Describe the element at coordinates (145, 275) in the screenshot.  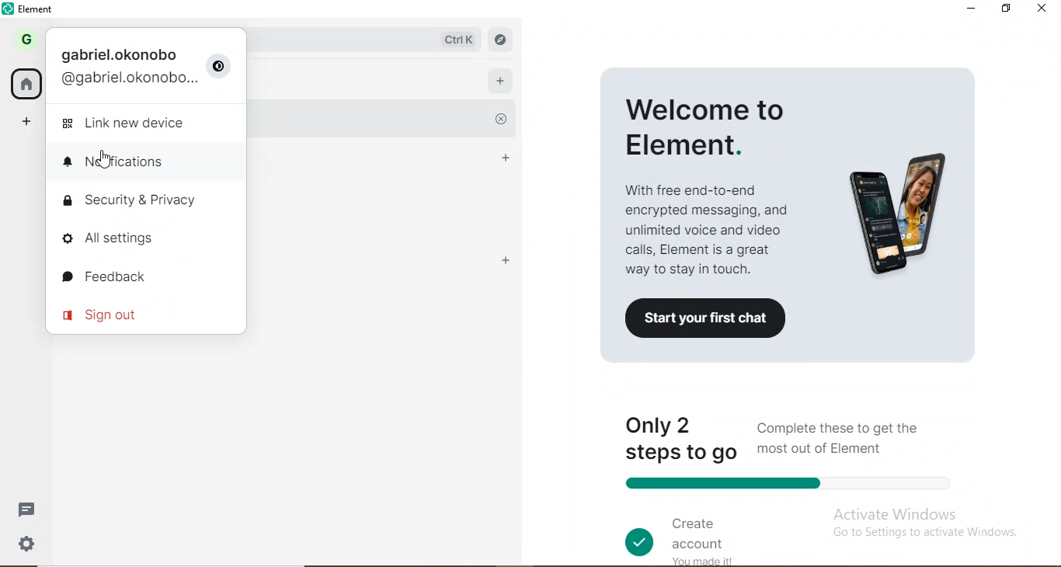
I see `feedback` at that location.